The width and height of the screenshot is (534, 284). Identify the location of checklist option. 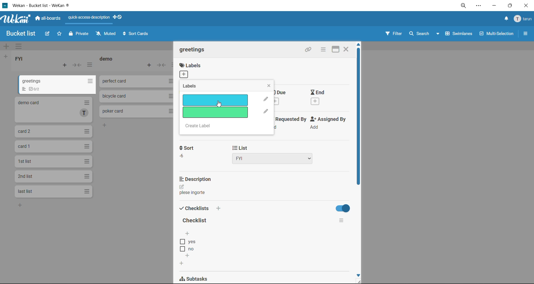
(192, 242).